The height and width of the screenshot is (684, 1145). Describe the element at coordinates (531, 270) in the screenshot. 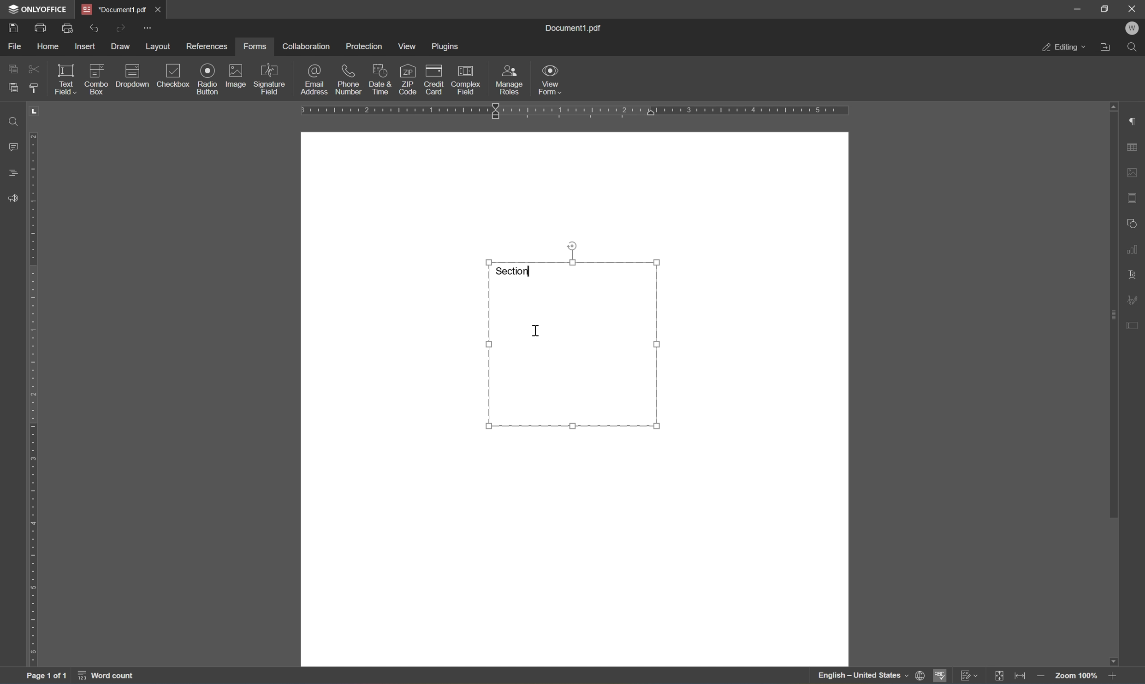

I see `typing cursor` at that location.